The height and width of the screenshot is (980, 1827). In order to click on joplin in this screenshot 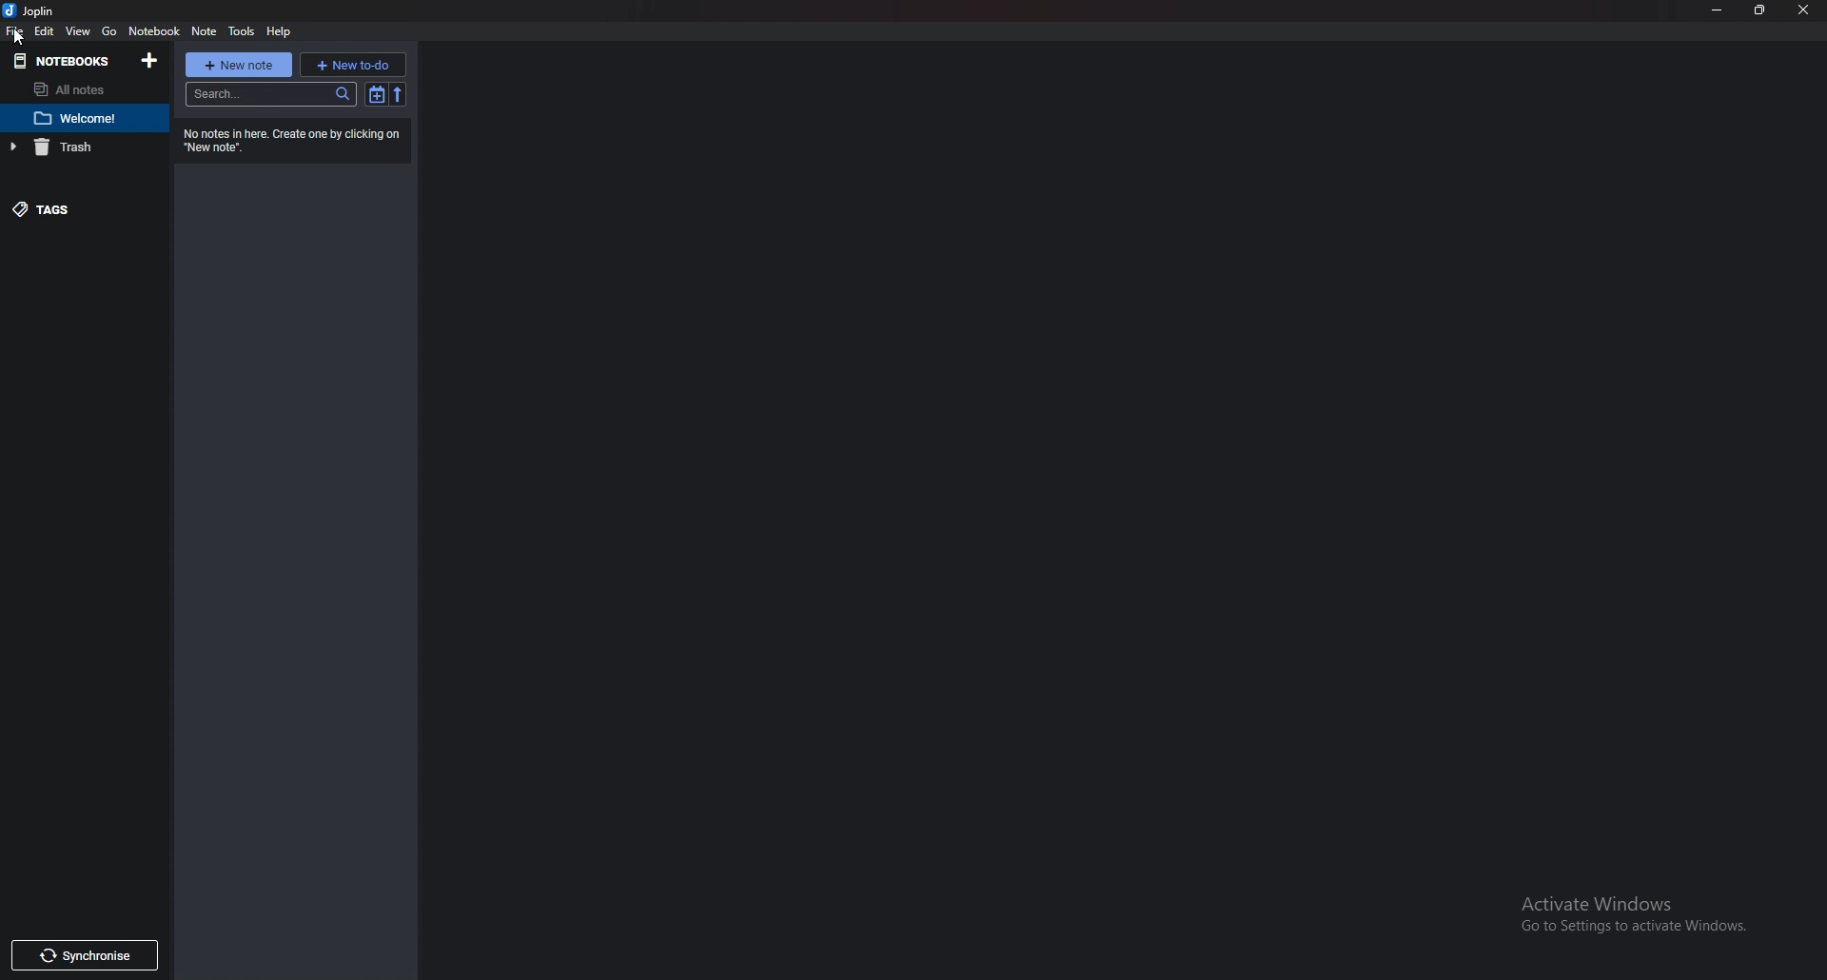, I will do `click(33, 11)`.